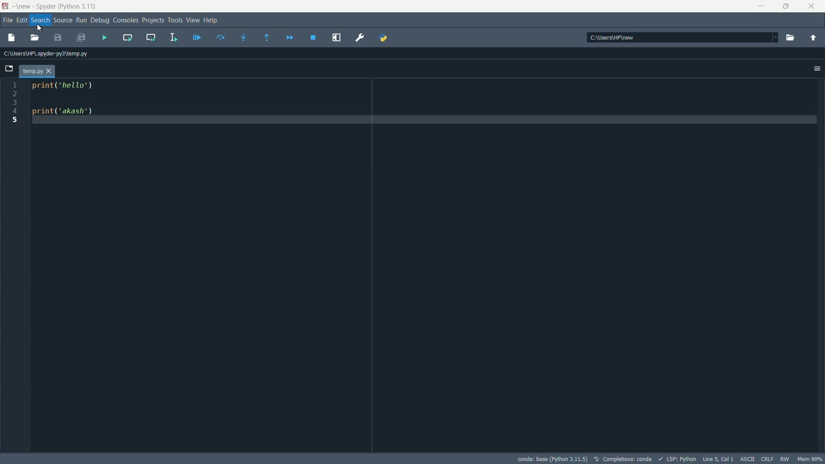 The image size is (825, 464). I want to click on print('hello') print('akash'), so click(425, 105).